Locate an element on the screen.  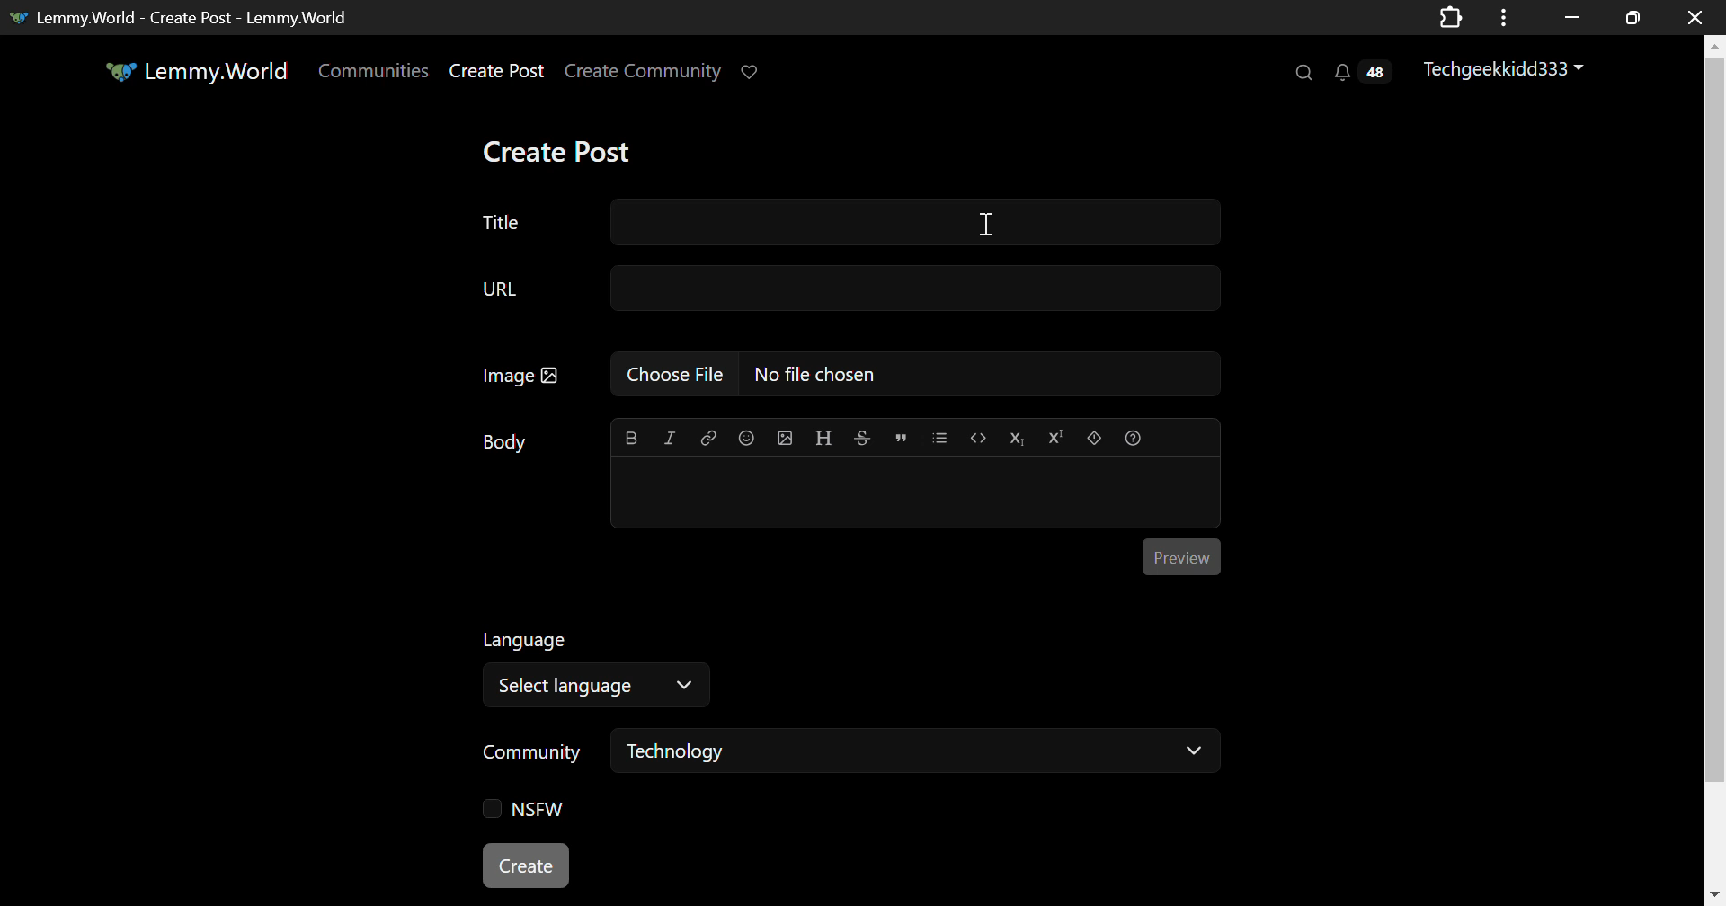
header is located at coordinates (821, 436).